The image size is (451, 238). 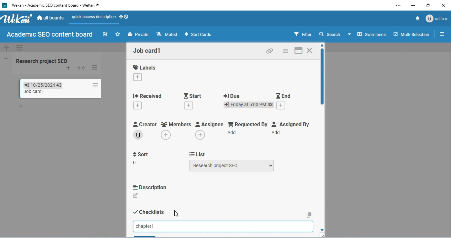 I want to click on close, so click(x=443, y=6).